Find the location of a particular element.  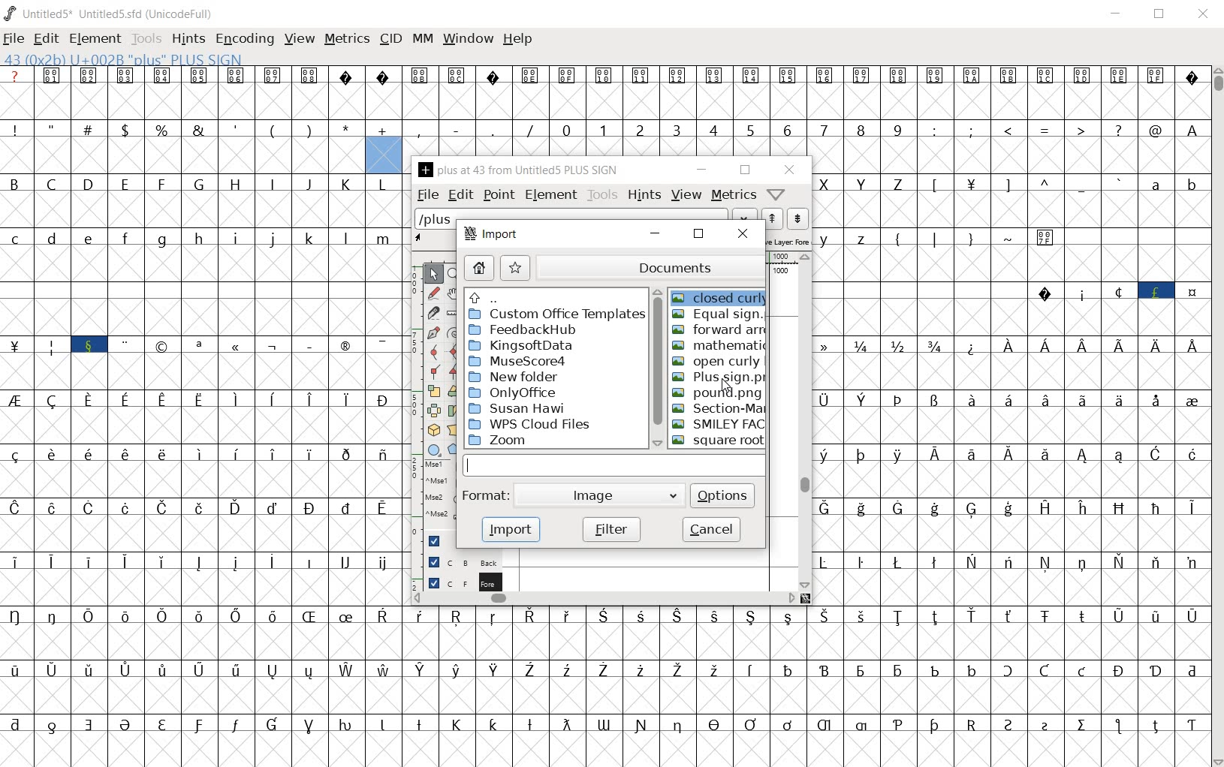

close is located at coordinates (1202, 15).